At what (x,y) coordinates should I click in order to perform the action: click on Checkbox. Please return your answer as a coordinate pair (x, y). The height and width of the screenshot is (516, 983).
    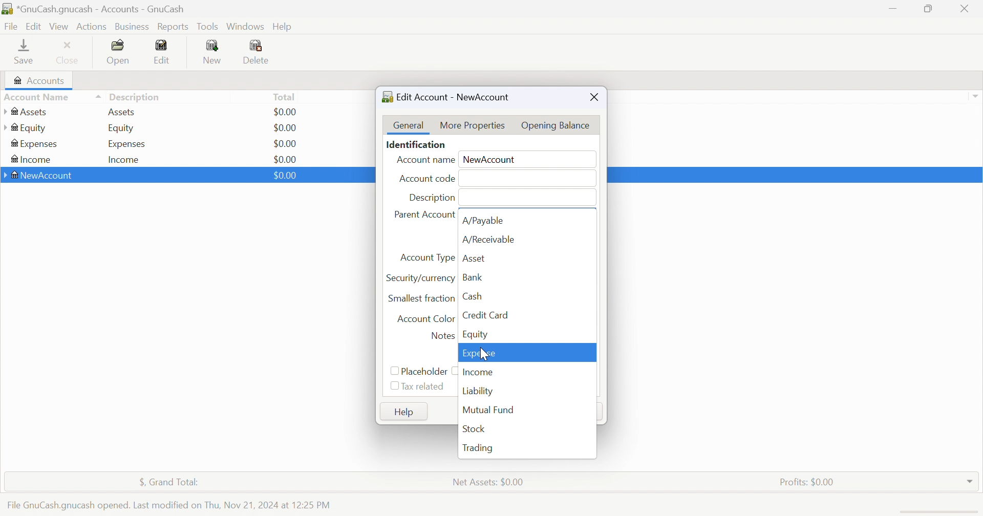
    Looking at the image, I should click on (390, 371).